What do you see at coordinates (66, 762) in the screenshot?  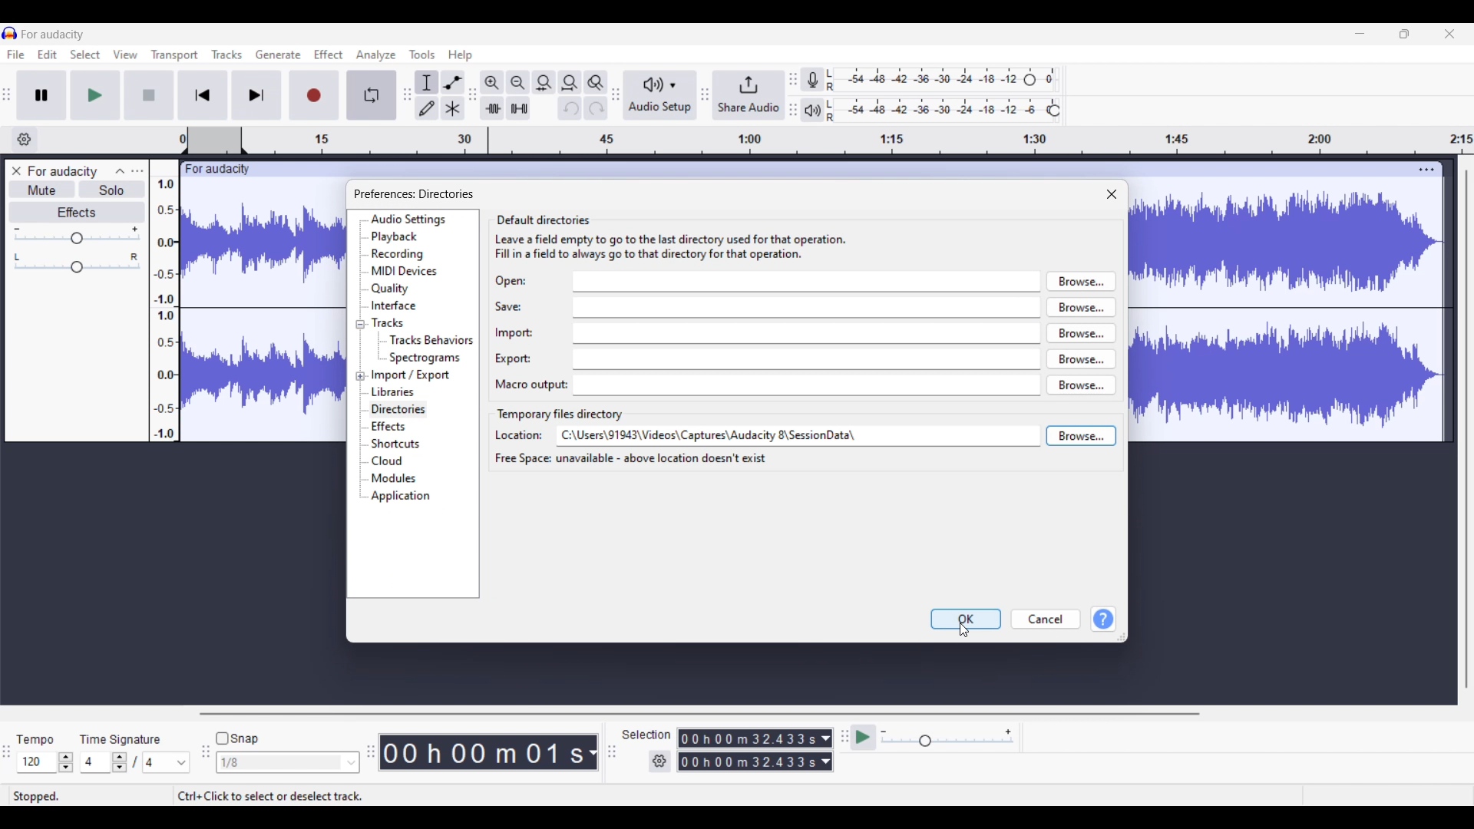 I see `Increase/Decrease Tempo` at bounding box center [66, 762].